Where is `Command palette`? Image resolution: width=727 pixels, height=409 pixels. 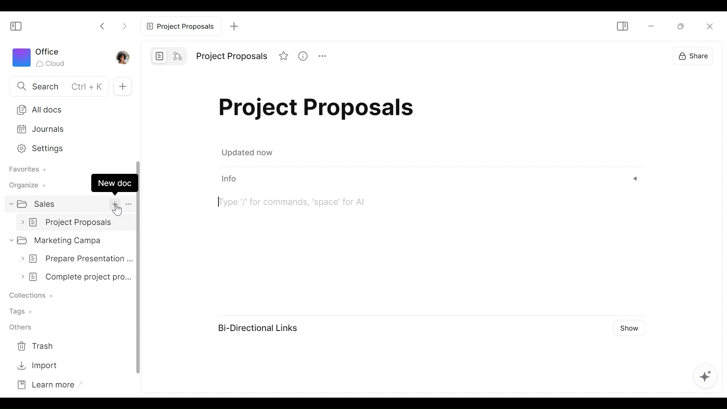 Command palette is located at coordinates (296, 203).